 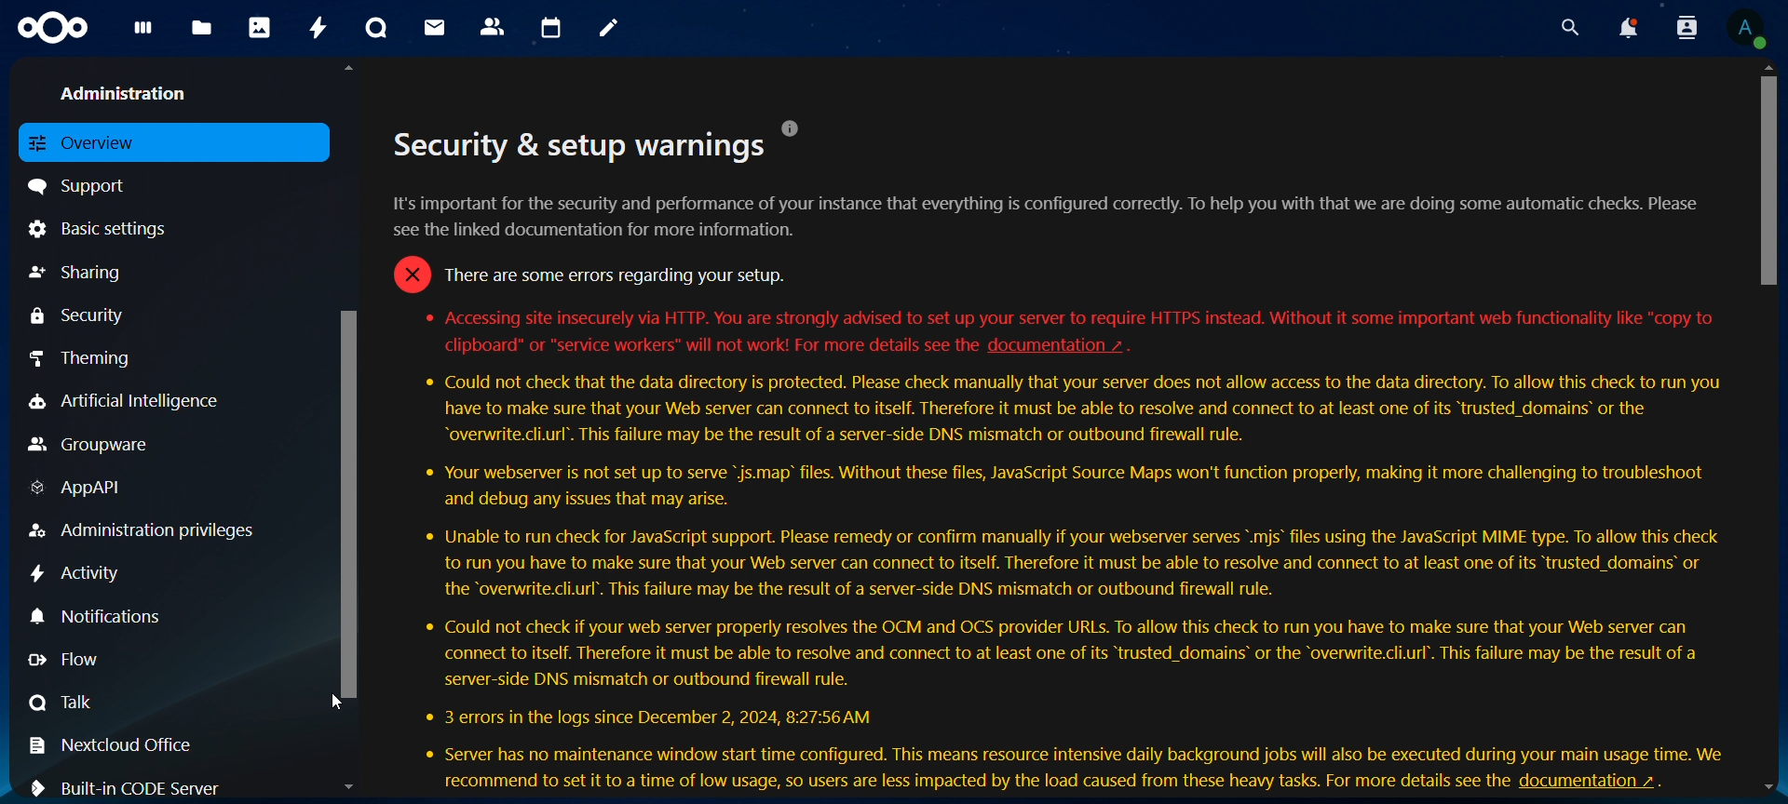 What do you see at coordinates (90, 446) in the screenshot?
I see `groupware` at bounding box center [90, 446].